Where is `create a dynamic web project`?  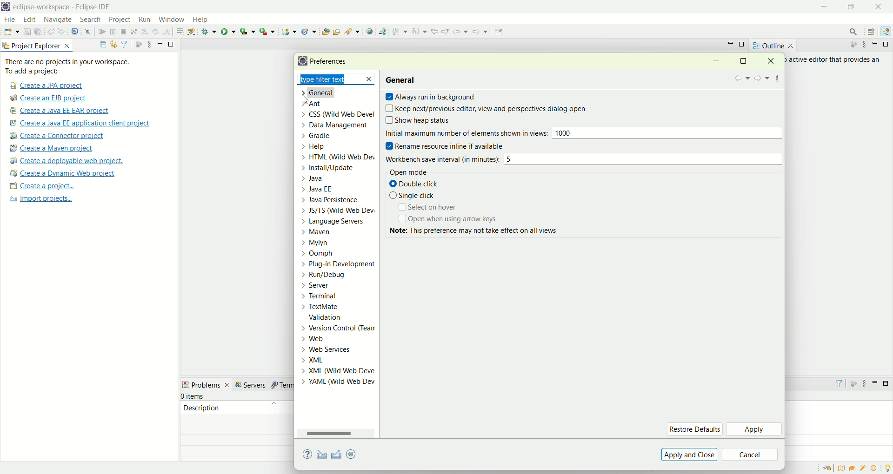 create a dynamic web project is located at coordinates (62, 173).